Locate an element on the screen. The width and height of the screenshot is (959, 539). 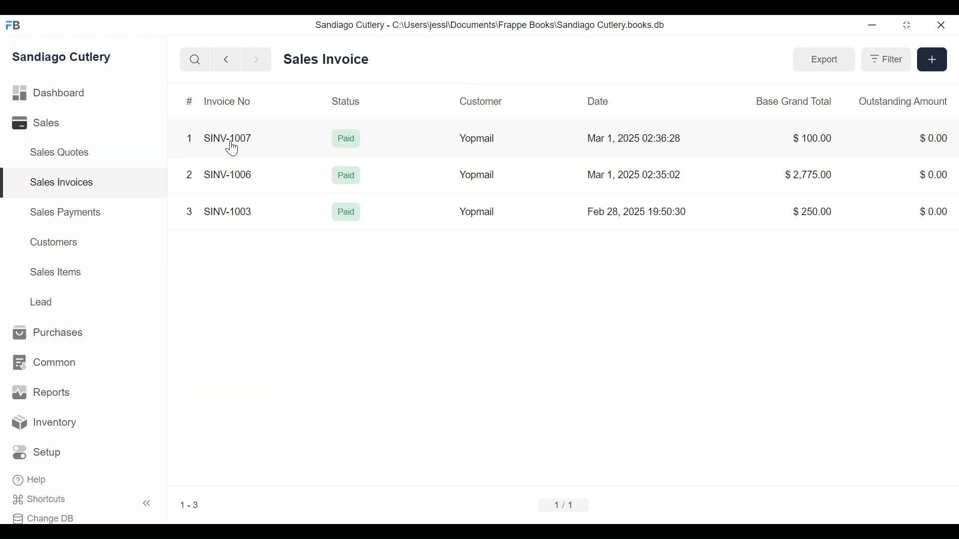
Shortcuts is located at coordinates (38, 499).